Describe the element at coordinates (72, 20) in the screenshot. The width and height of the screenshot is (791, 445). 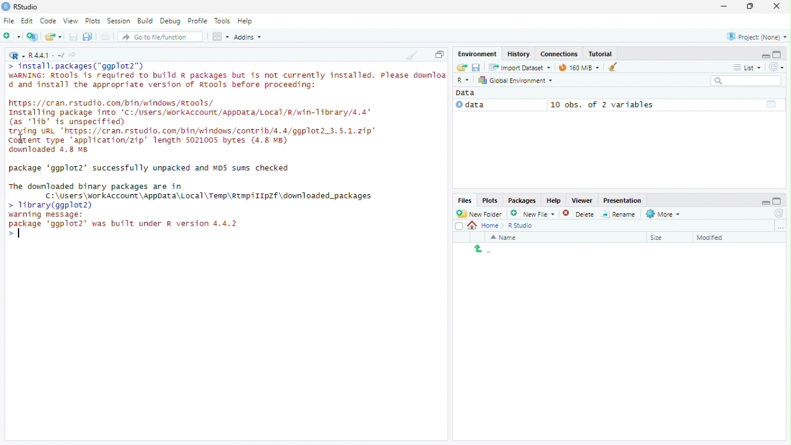
I see `View` at that location.